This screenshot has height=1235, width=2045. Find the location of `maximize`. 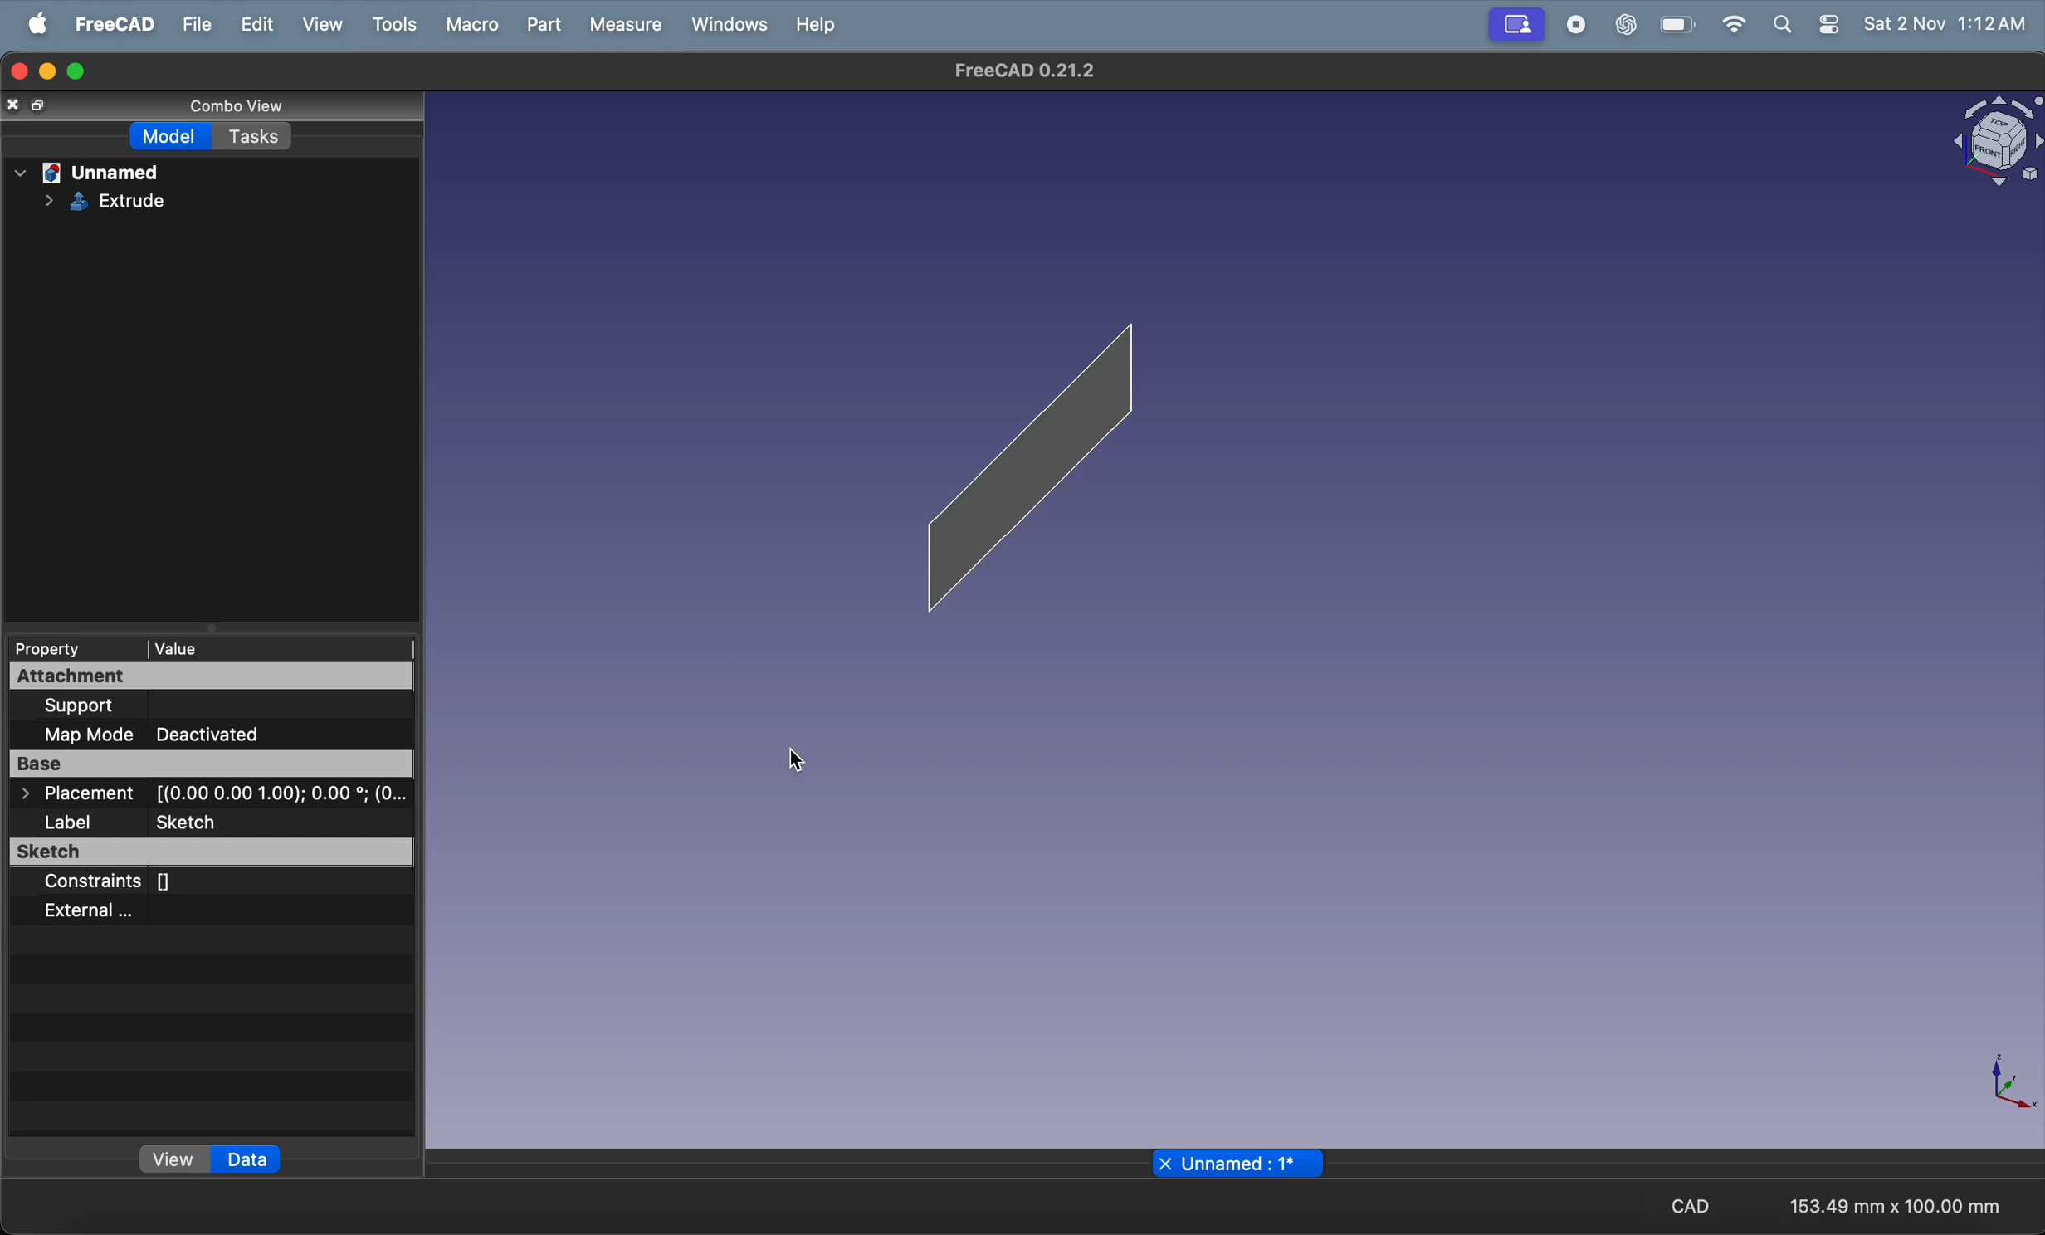

maximize is located at coordinates (77, 73).